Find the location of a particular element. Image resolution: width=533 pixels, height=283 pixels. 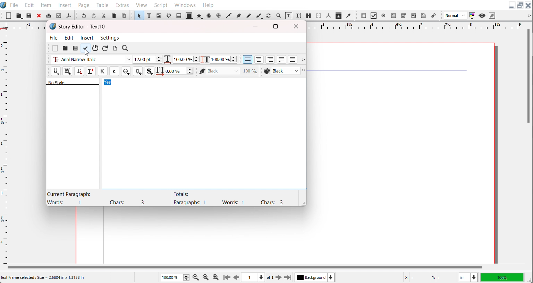

Text Annotation is located at coordinates (423, 16).